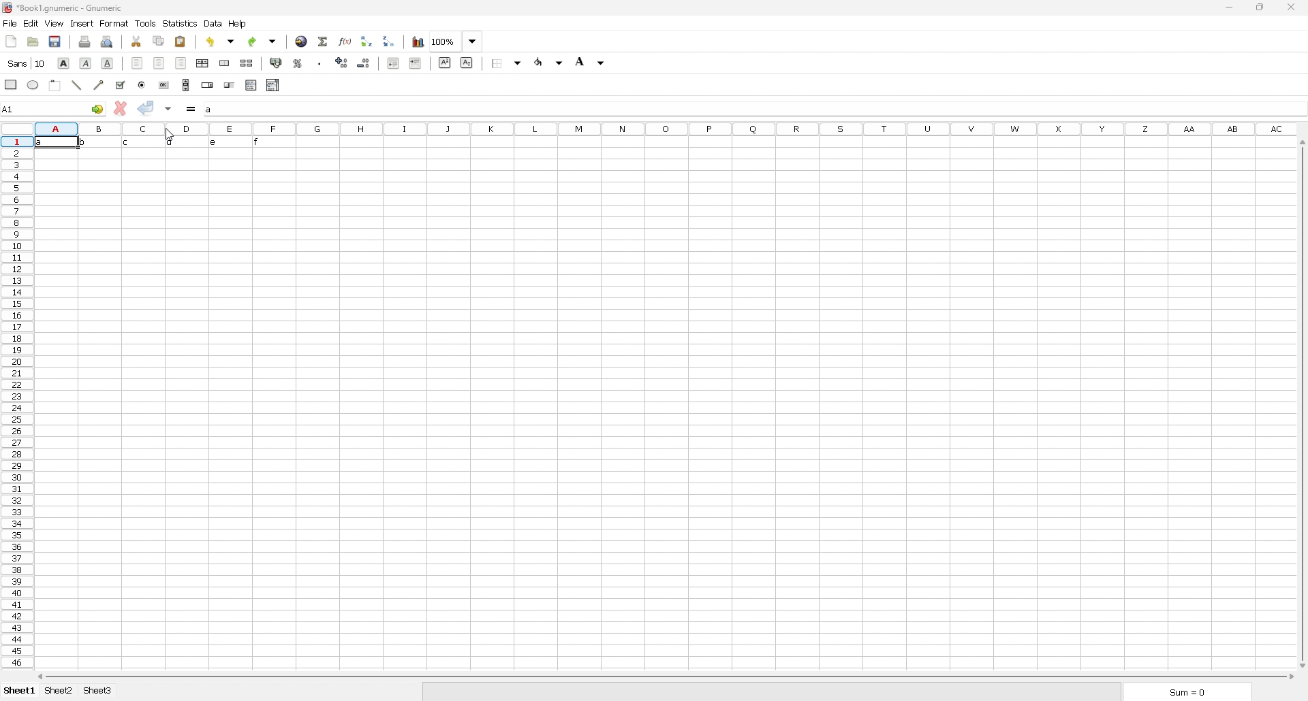 The width and height of the screenshot is (1308, 701). Describe the element at coordinates (146, 108) in the screenshot. I see `accept changes` at that location.